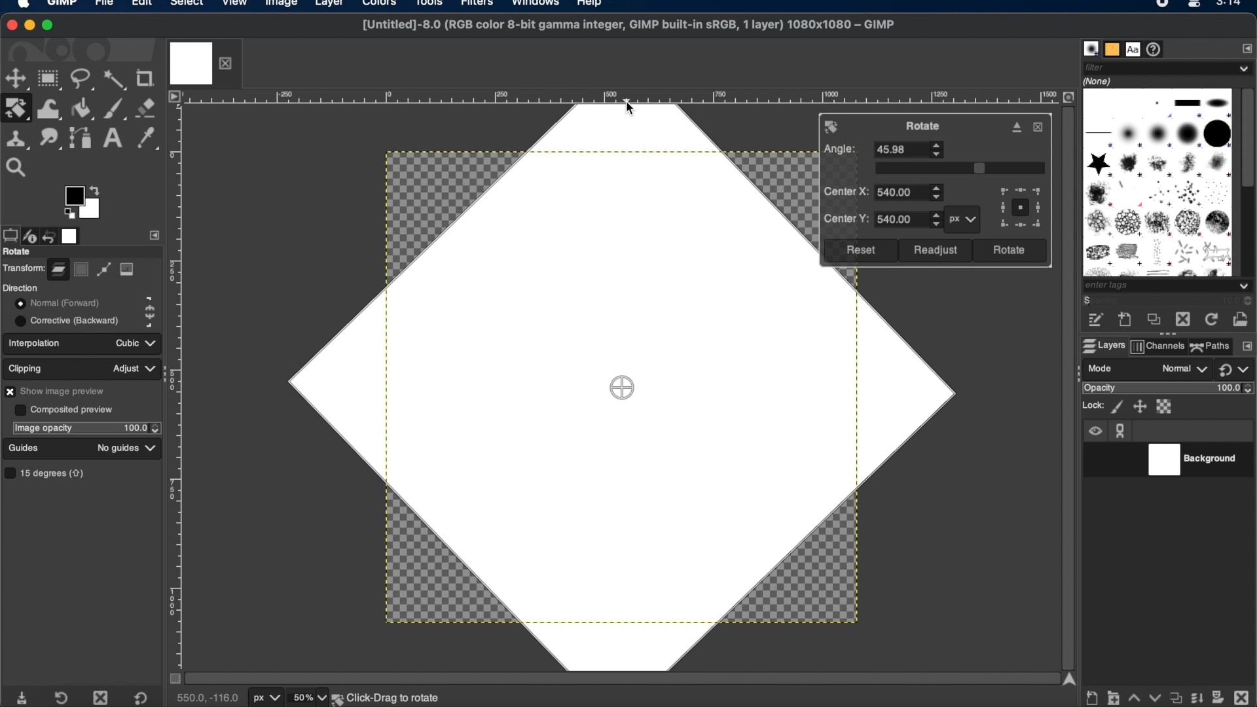  Describe the element at coordinates (1114, 697) in the screenshot. I see `create a new layer group` at that location.